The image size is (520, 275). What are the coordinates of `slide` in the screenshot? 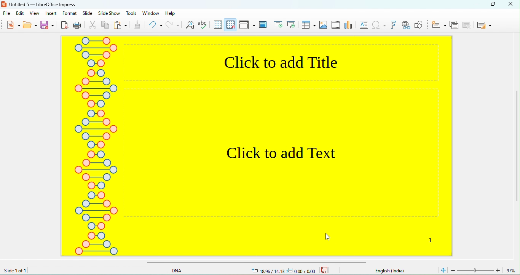 It's located at (88, 13).